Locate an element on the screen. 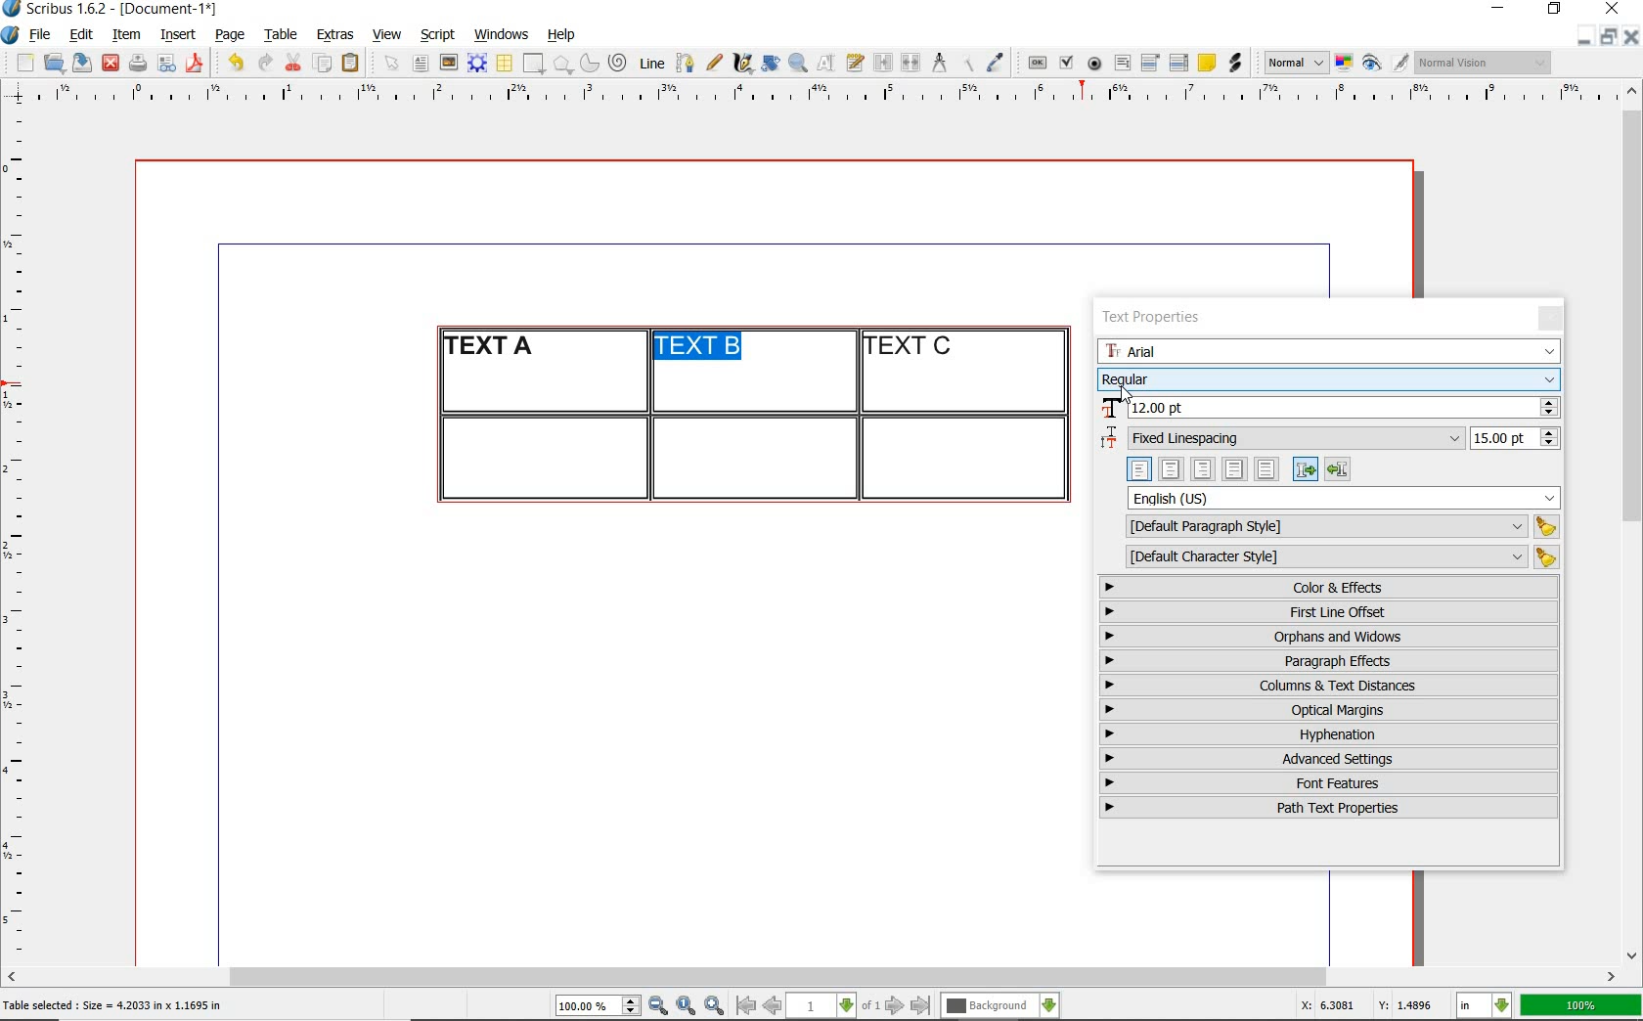 The height and width of the screenshot is (1021, 1643). pdf text field is located at coordinates (1122, 65).